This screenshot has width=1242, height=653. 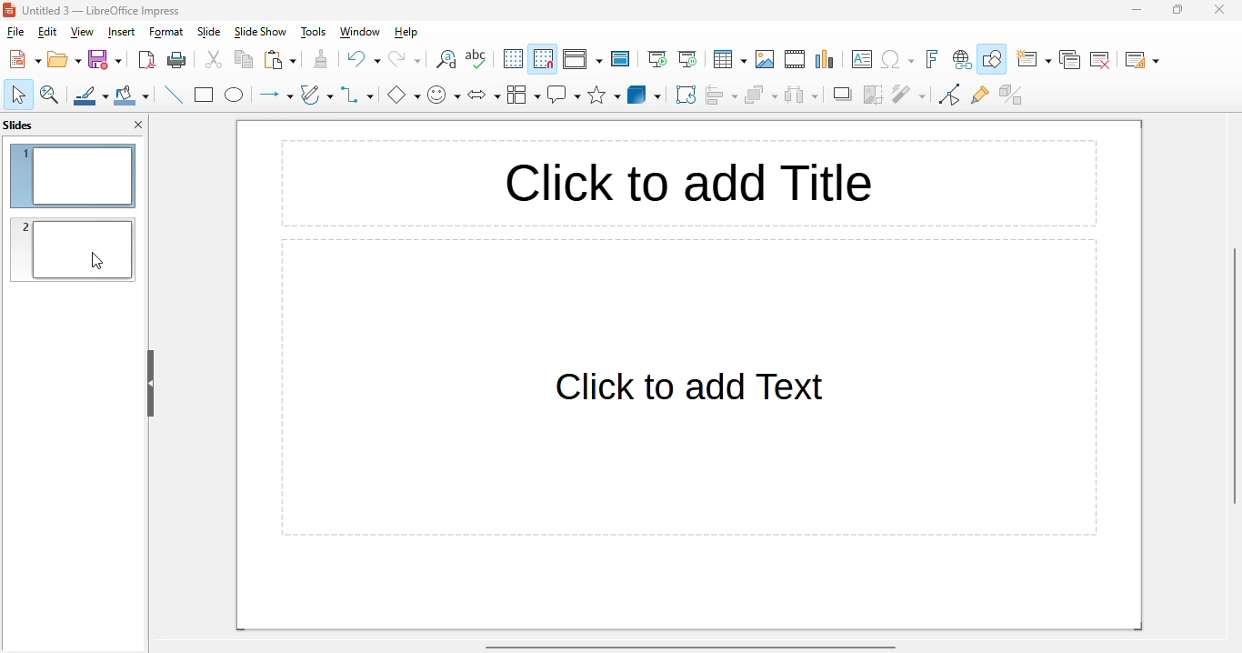 I want to click on start from first slide, so click(x=658, y=59).